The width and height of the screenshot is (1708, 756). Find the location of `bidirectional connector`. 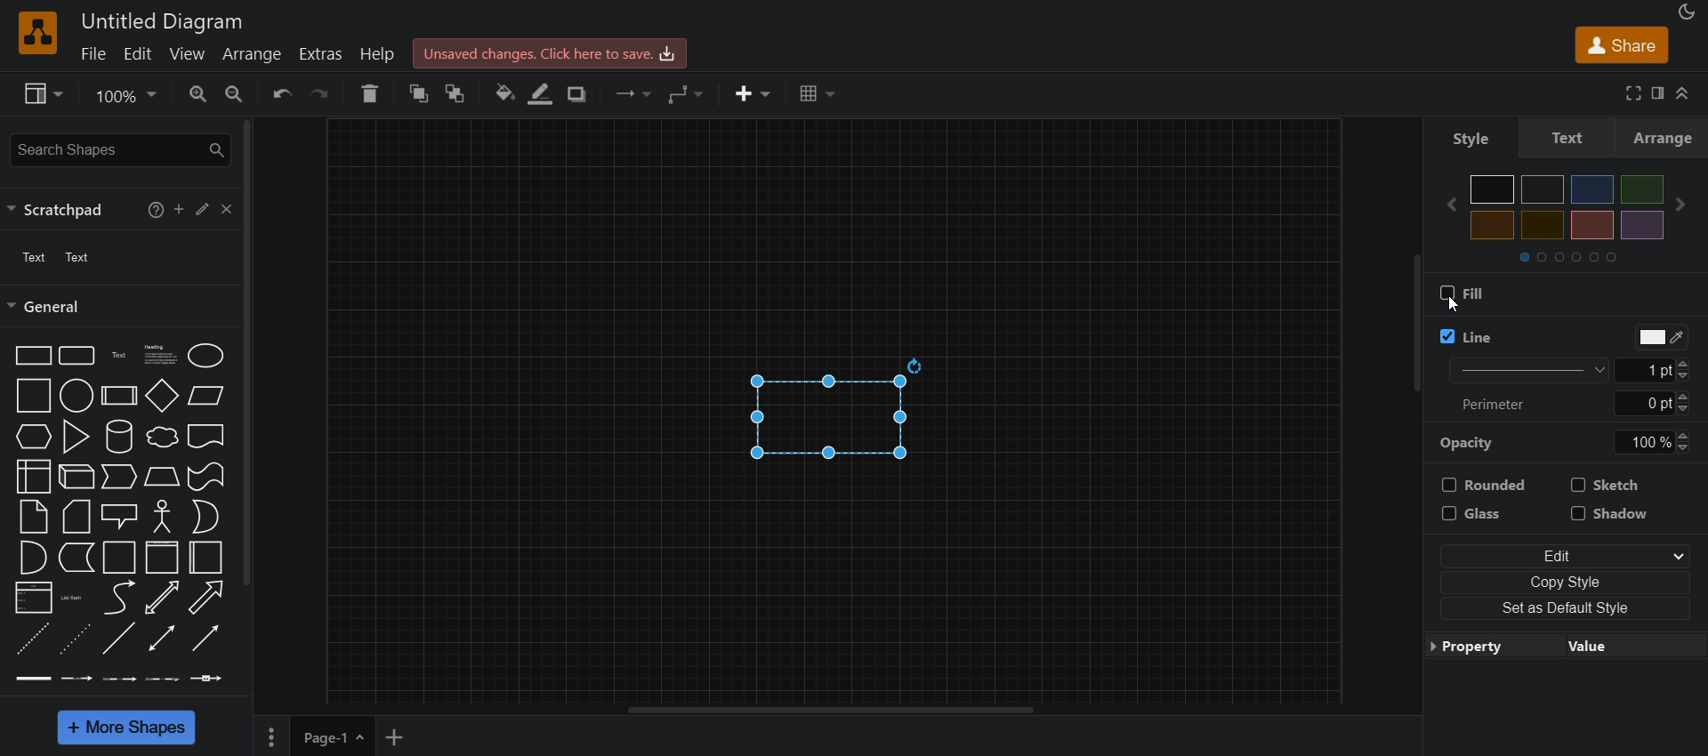

bidirectional connector is located at coordinates (161, 639).